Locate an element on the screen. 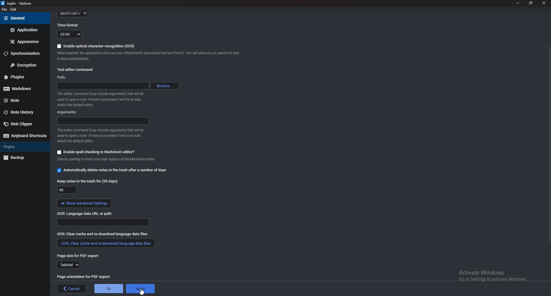 The width and height of the screenshot is (551, 296). Arguments is located at coordinates (70, 112).